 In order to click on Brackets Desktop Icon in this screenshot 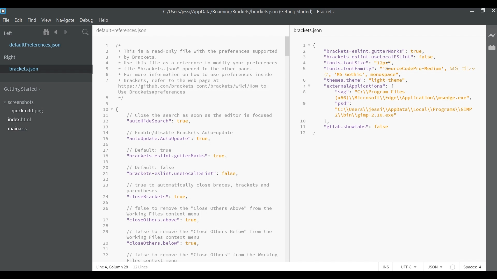, I will do `click(4, 11)`.